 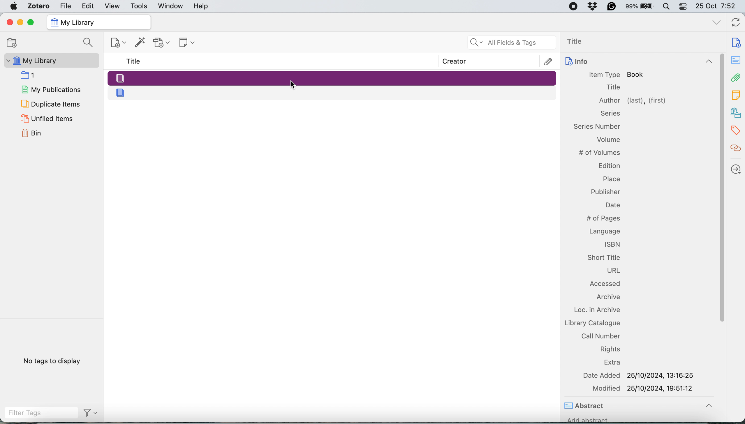 What do you see at coordinates (736, 23) in the screenshot?
I see `Sync with Zotero.com` at bounding box center [736, 23].